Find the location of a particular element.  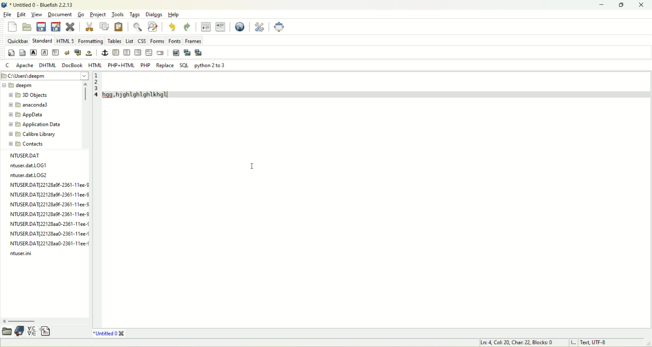

list is located at coordinates (129, 41).